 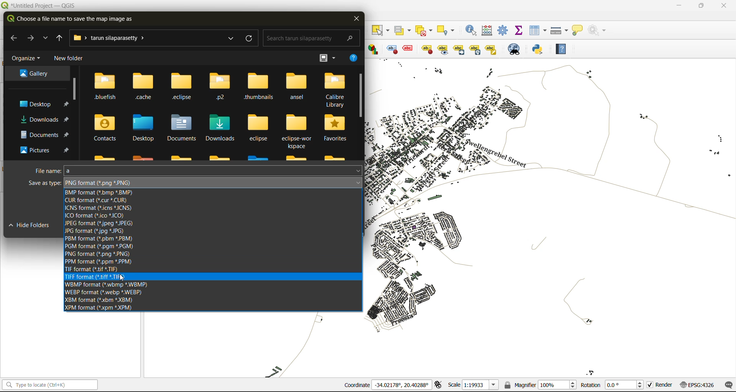 I want to click on vertical scroll bar, so click(x=73, y=88).